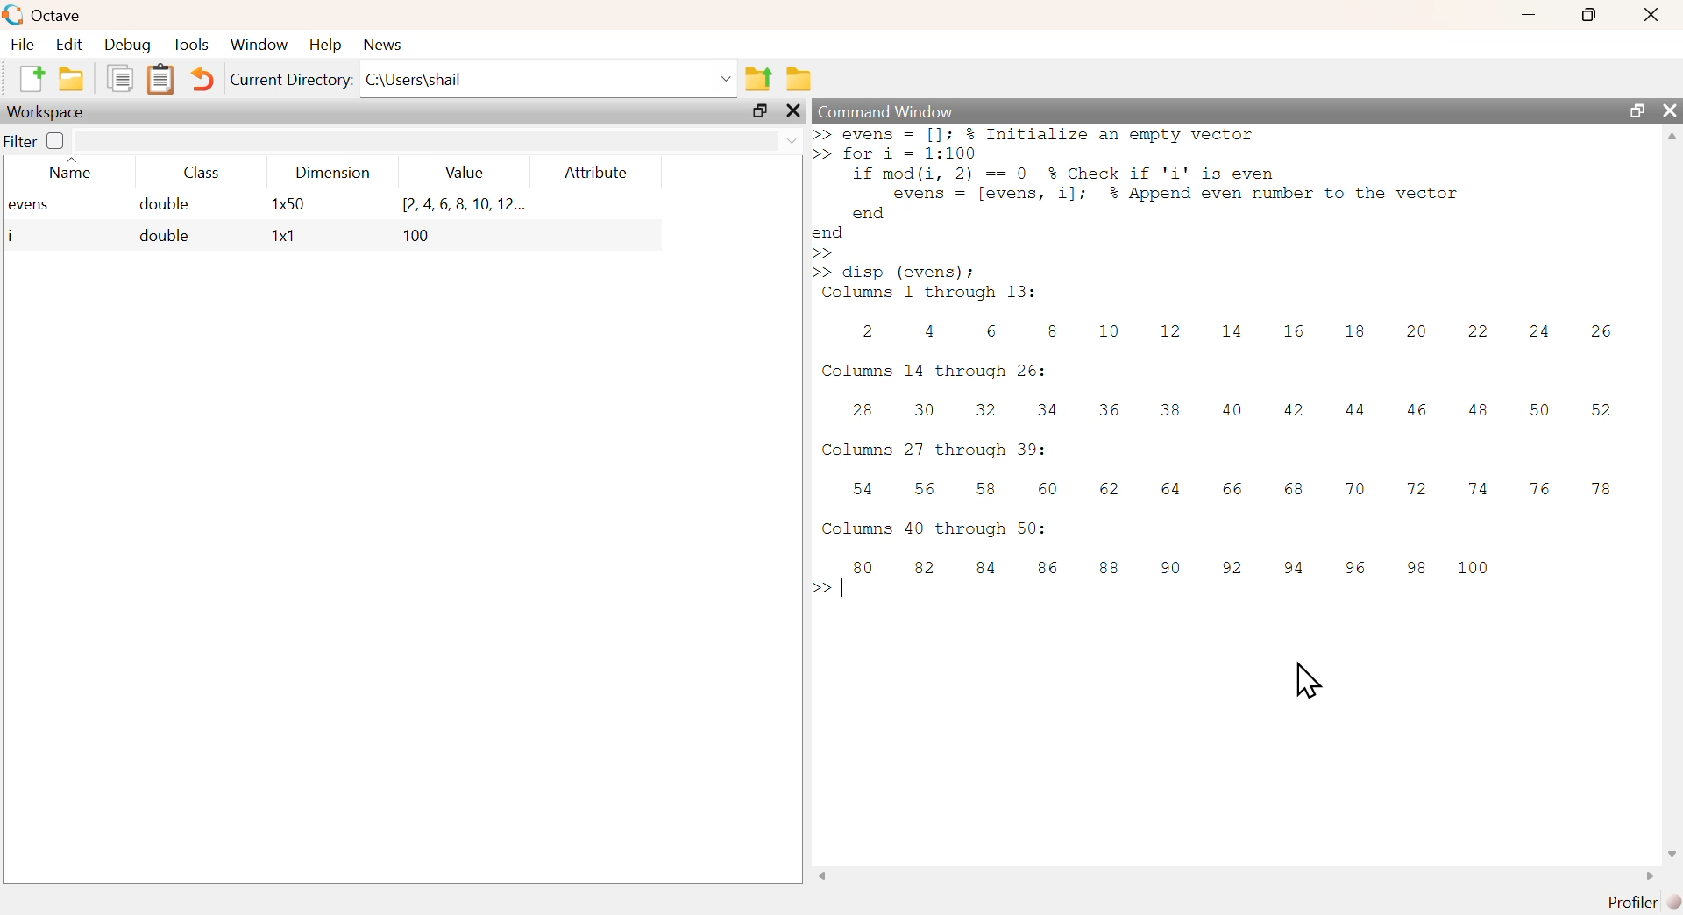 This screenshot has height=915, width=1683. I want to click on current directory, so click(291, 79).